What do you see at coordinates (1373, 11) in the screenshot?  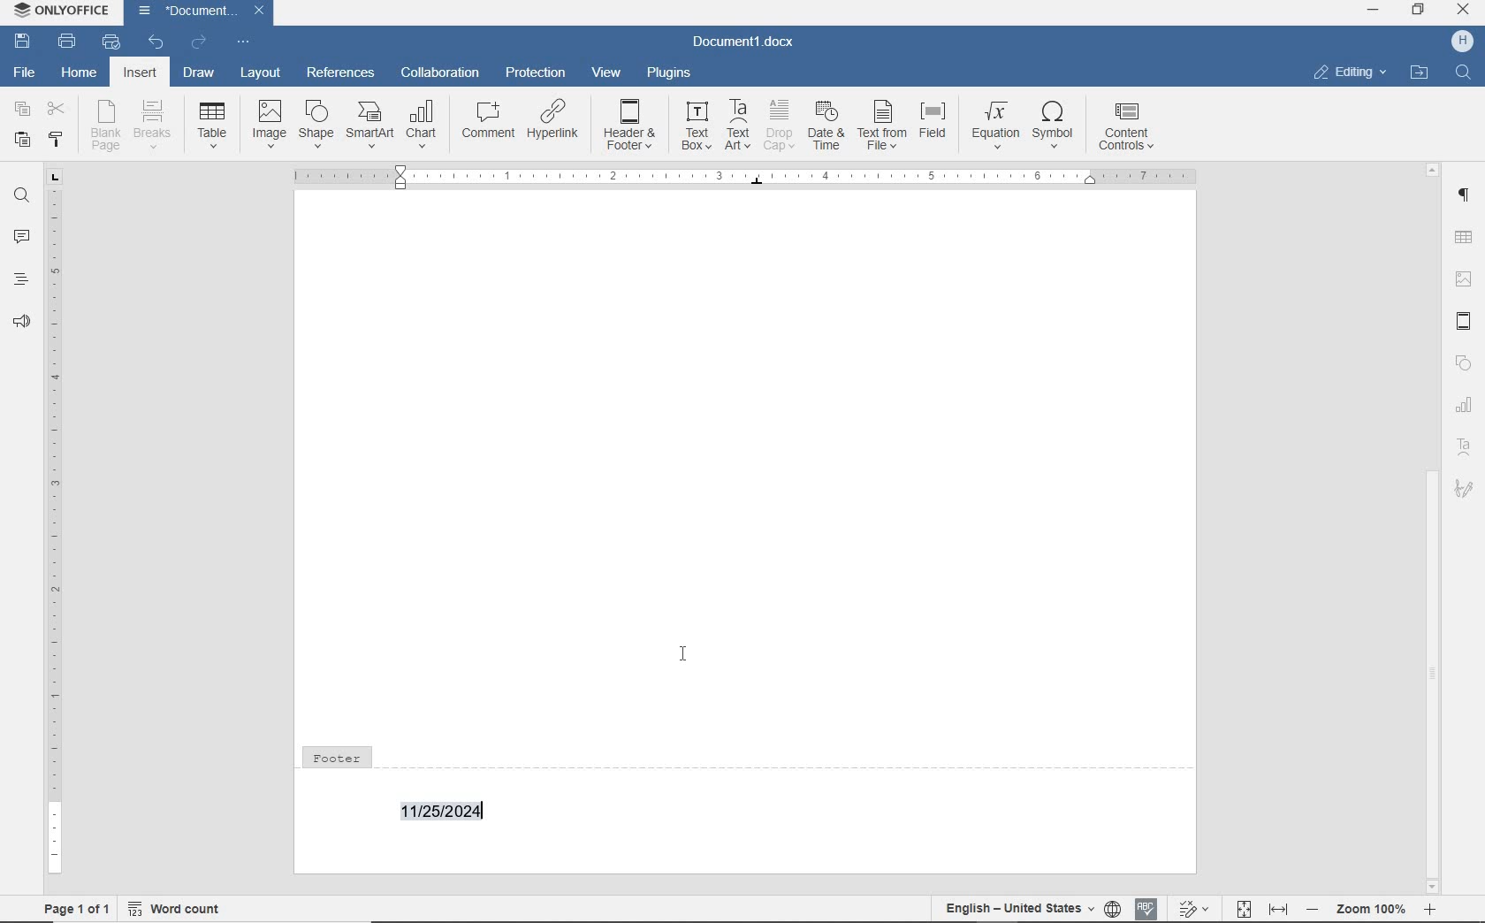 I see `minimize` at bounding box center [1373, 11].